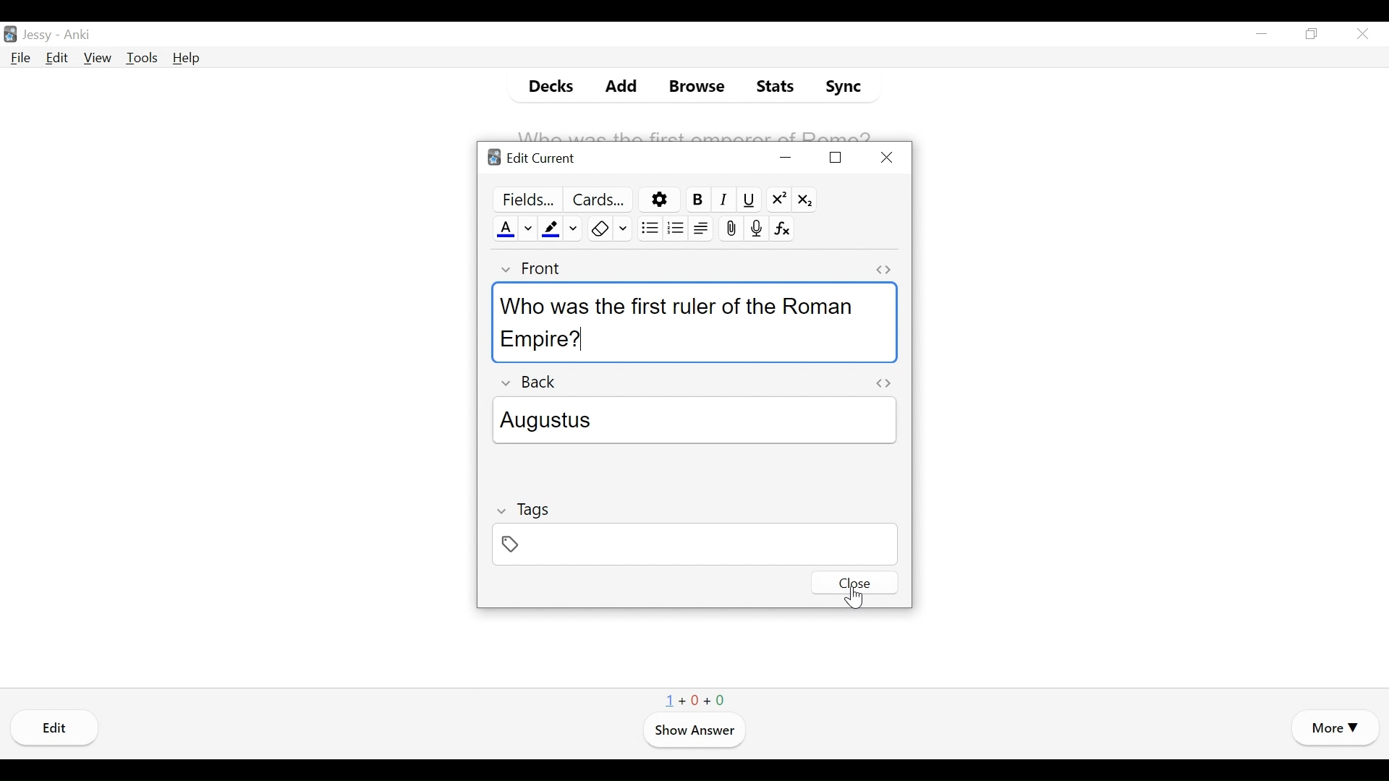  I want to click on Close, so click(886, 158).